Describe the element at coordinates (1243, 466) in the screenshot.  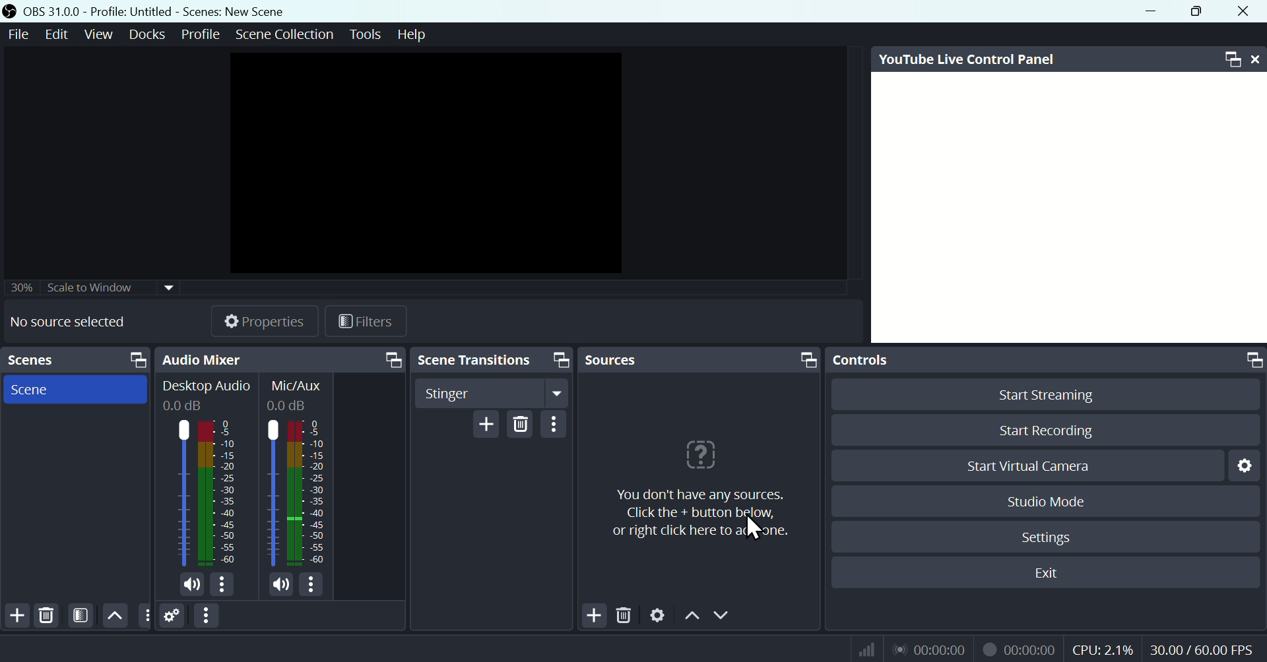
I see `Settings` at that location.